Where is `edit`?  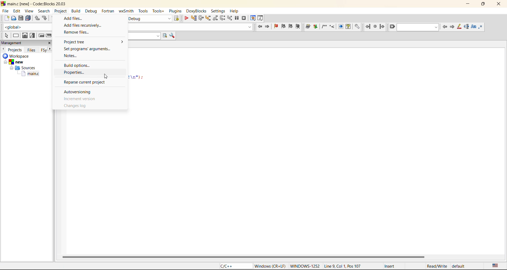
edit is located at coordinates (17, 11).